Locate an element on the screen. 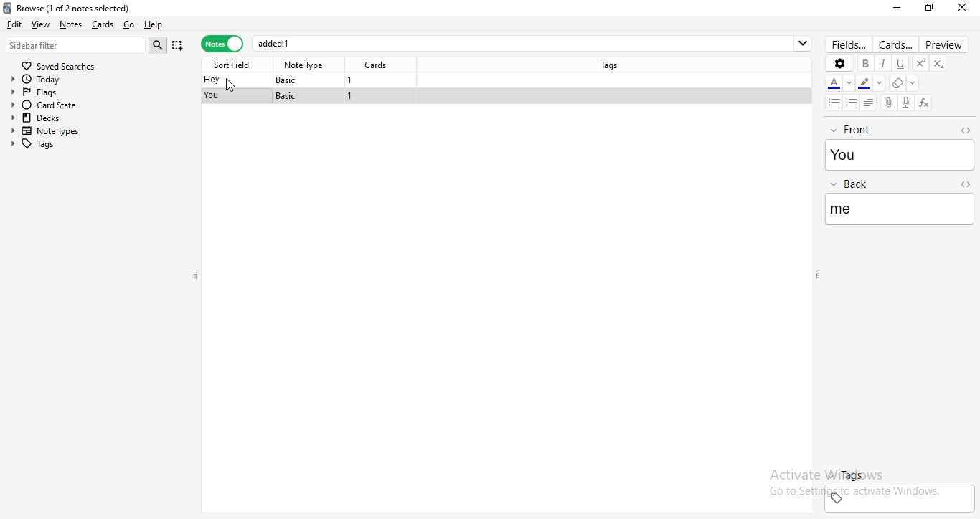 The width and height of the screenshot is (980, 519). tags is located at coordinates (902, 495).